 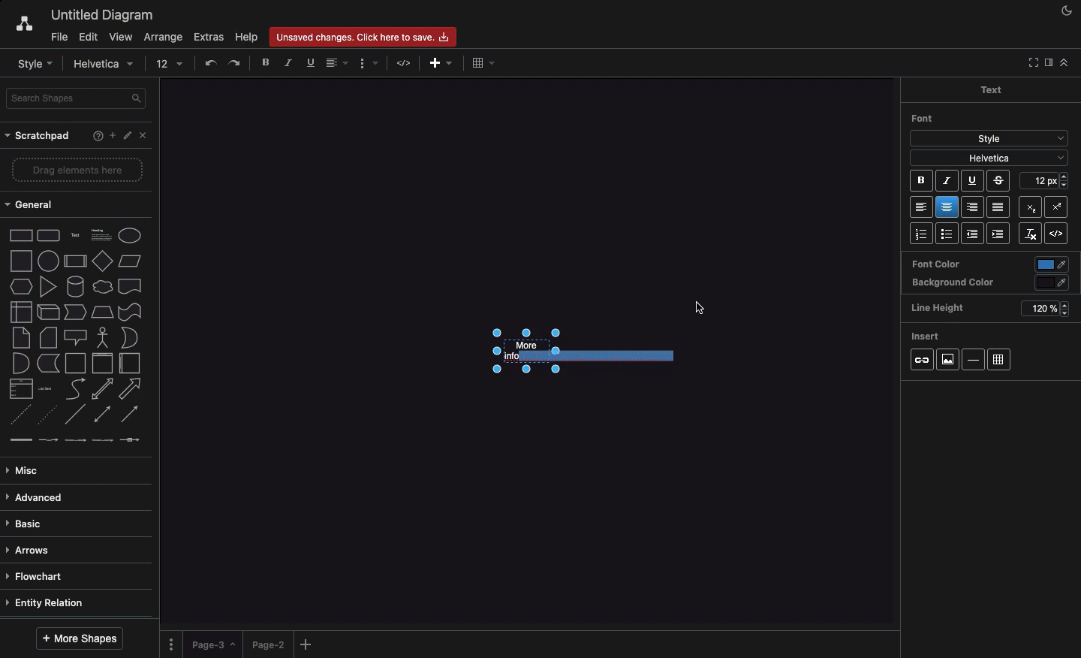 I want to click on dotted line, so click(x=46, y=414).